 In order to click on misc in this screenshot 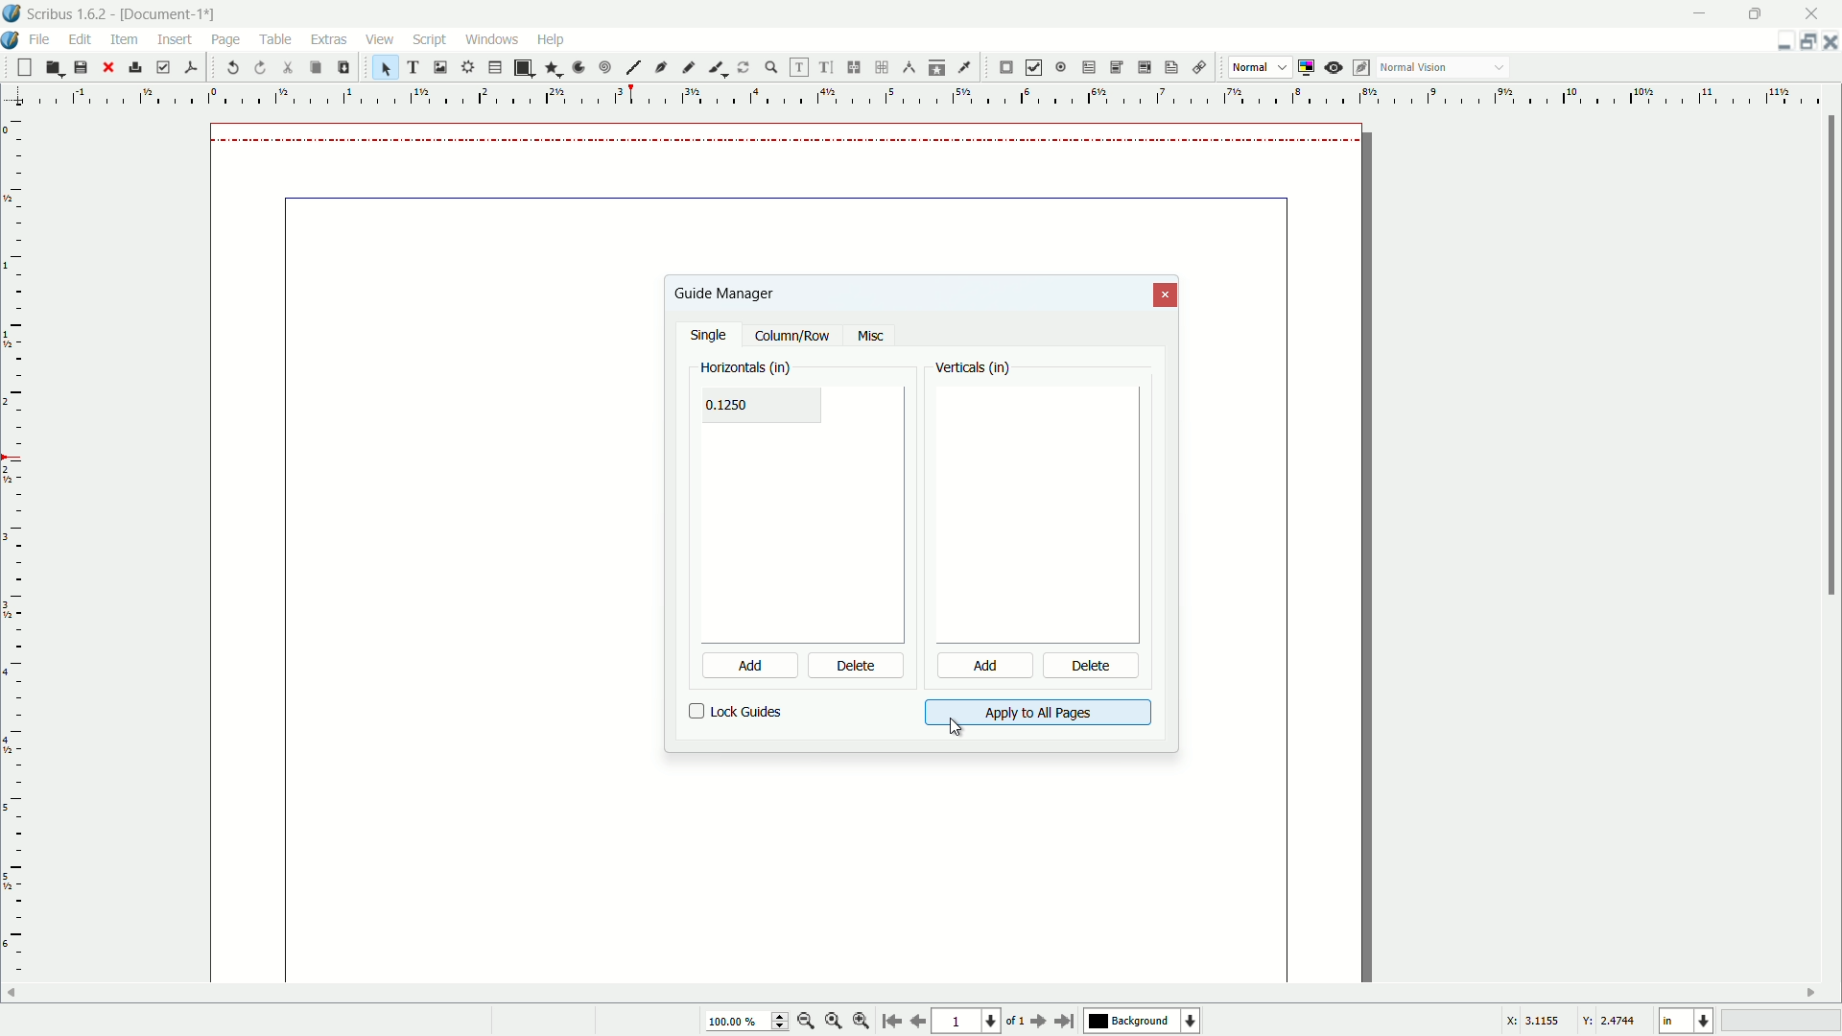, I will do `click(870, 337)`.